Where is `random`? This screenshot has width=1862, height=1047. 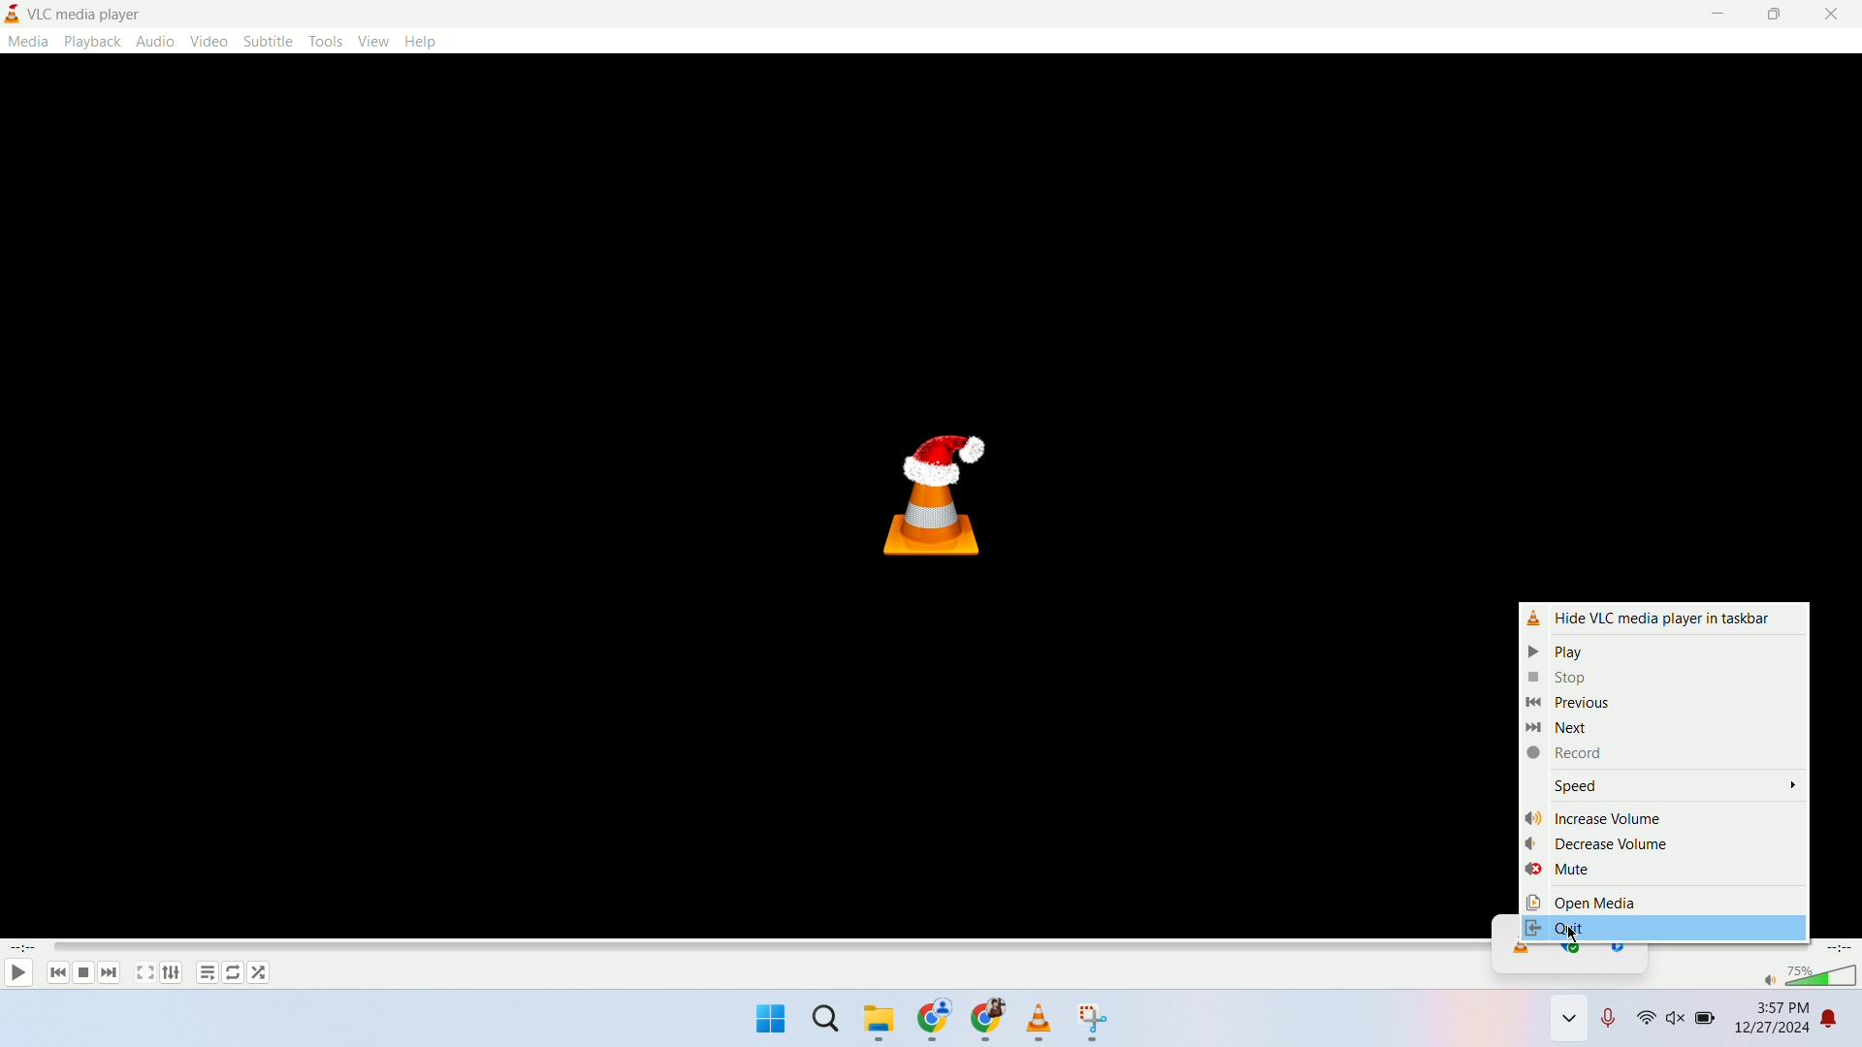
random is located at coordinates (261, 972).